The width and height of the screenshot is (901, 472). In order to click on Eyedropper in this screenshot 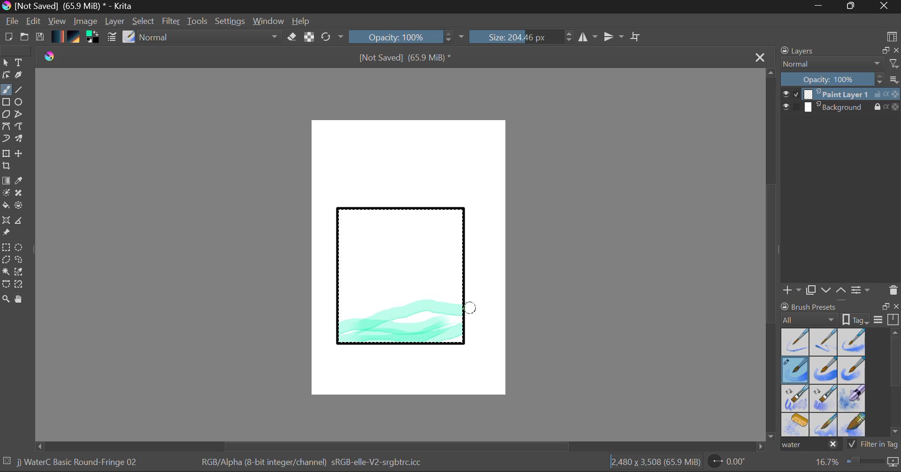, I will do `click(21, 181)`.